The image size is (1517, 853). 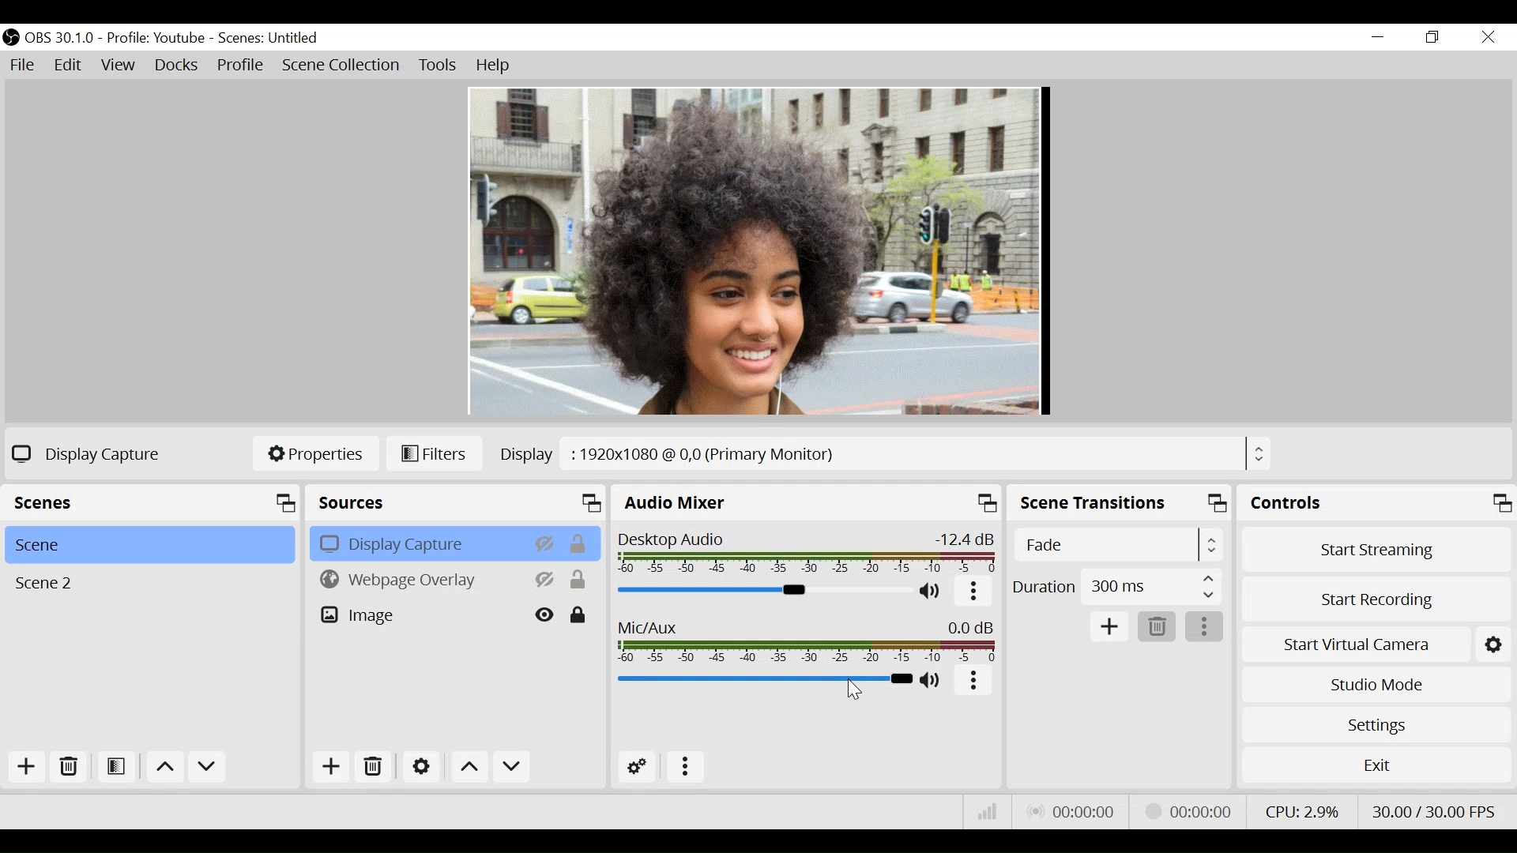 What do you see at coordinates (855, 692) in the screenshot?
I see `cursor` at bounding box center [855, 692].